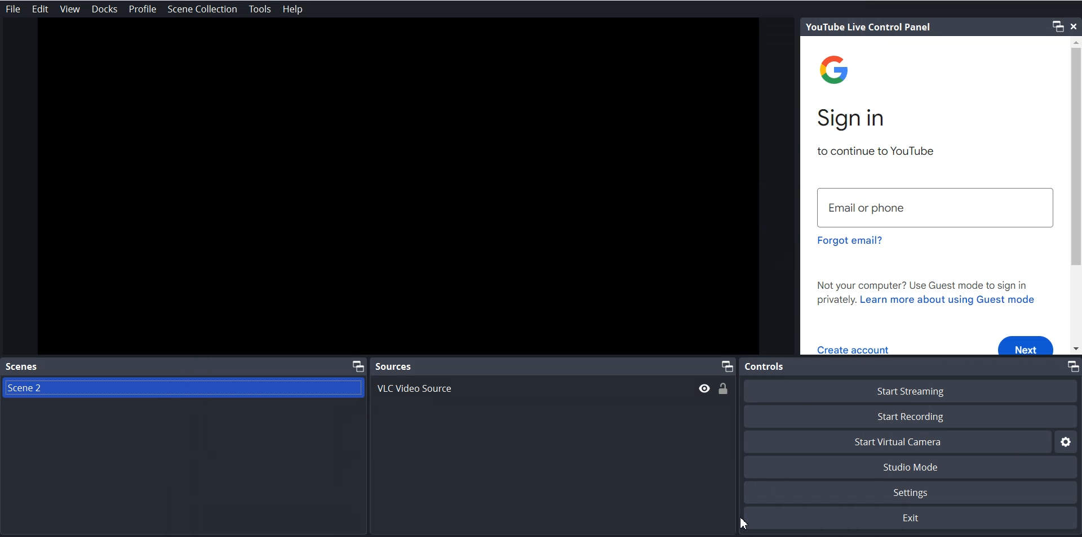 The image size is (1082, 537). What do you see at coordinates (726, 366) in the screenshot?
I see `Maximize` at bounding box center [726, 366].